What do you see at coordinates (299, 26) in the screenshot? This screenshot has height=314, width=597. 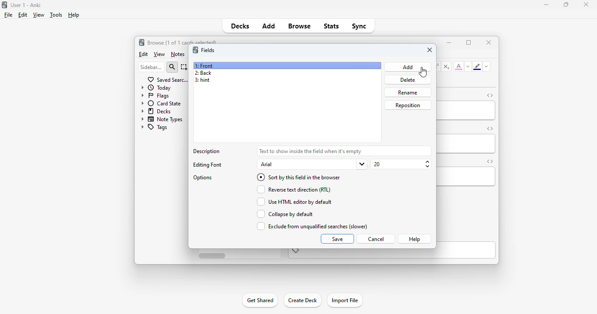 I see `browse` at bounding box center [299, 26].